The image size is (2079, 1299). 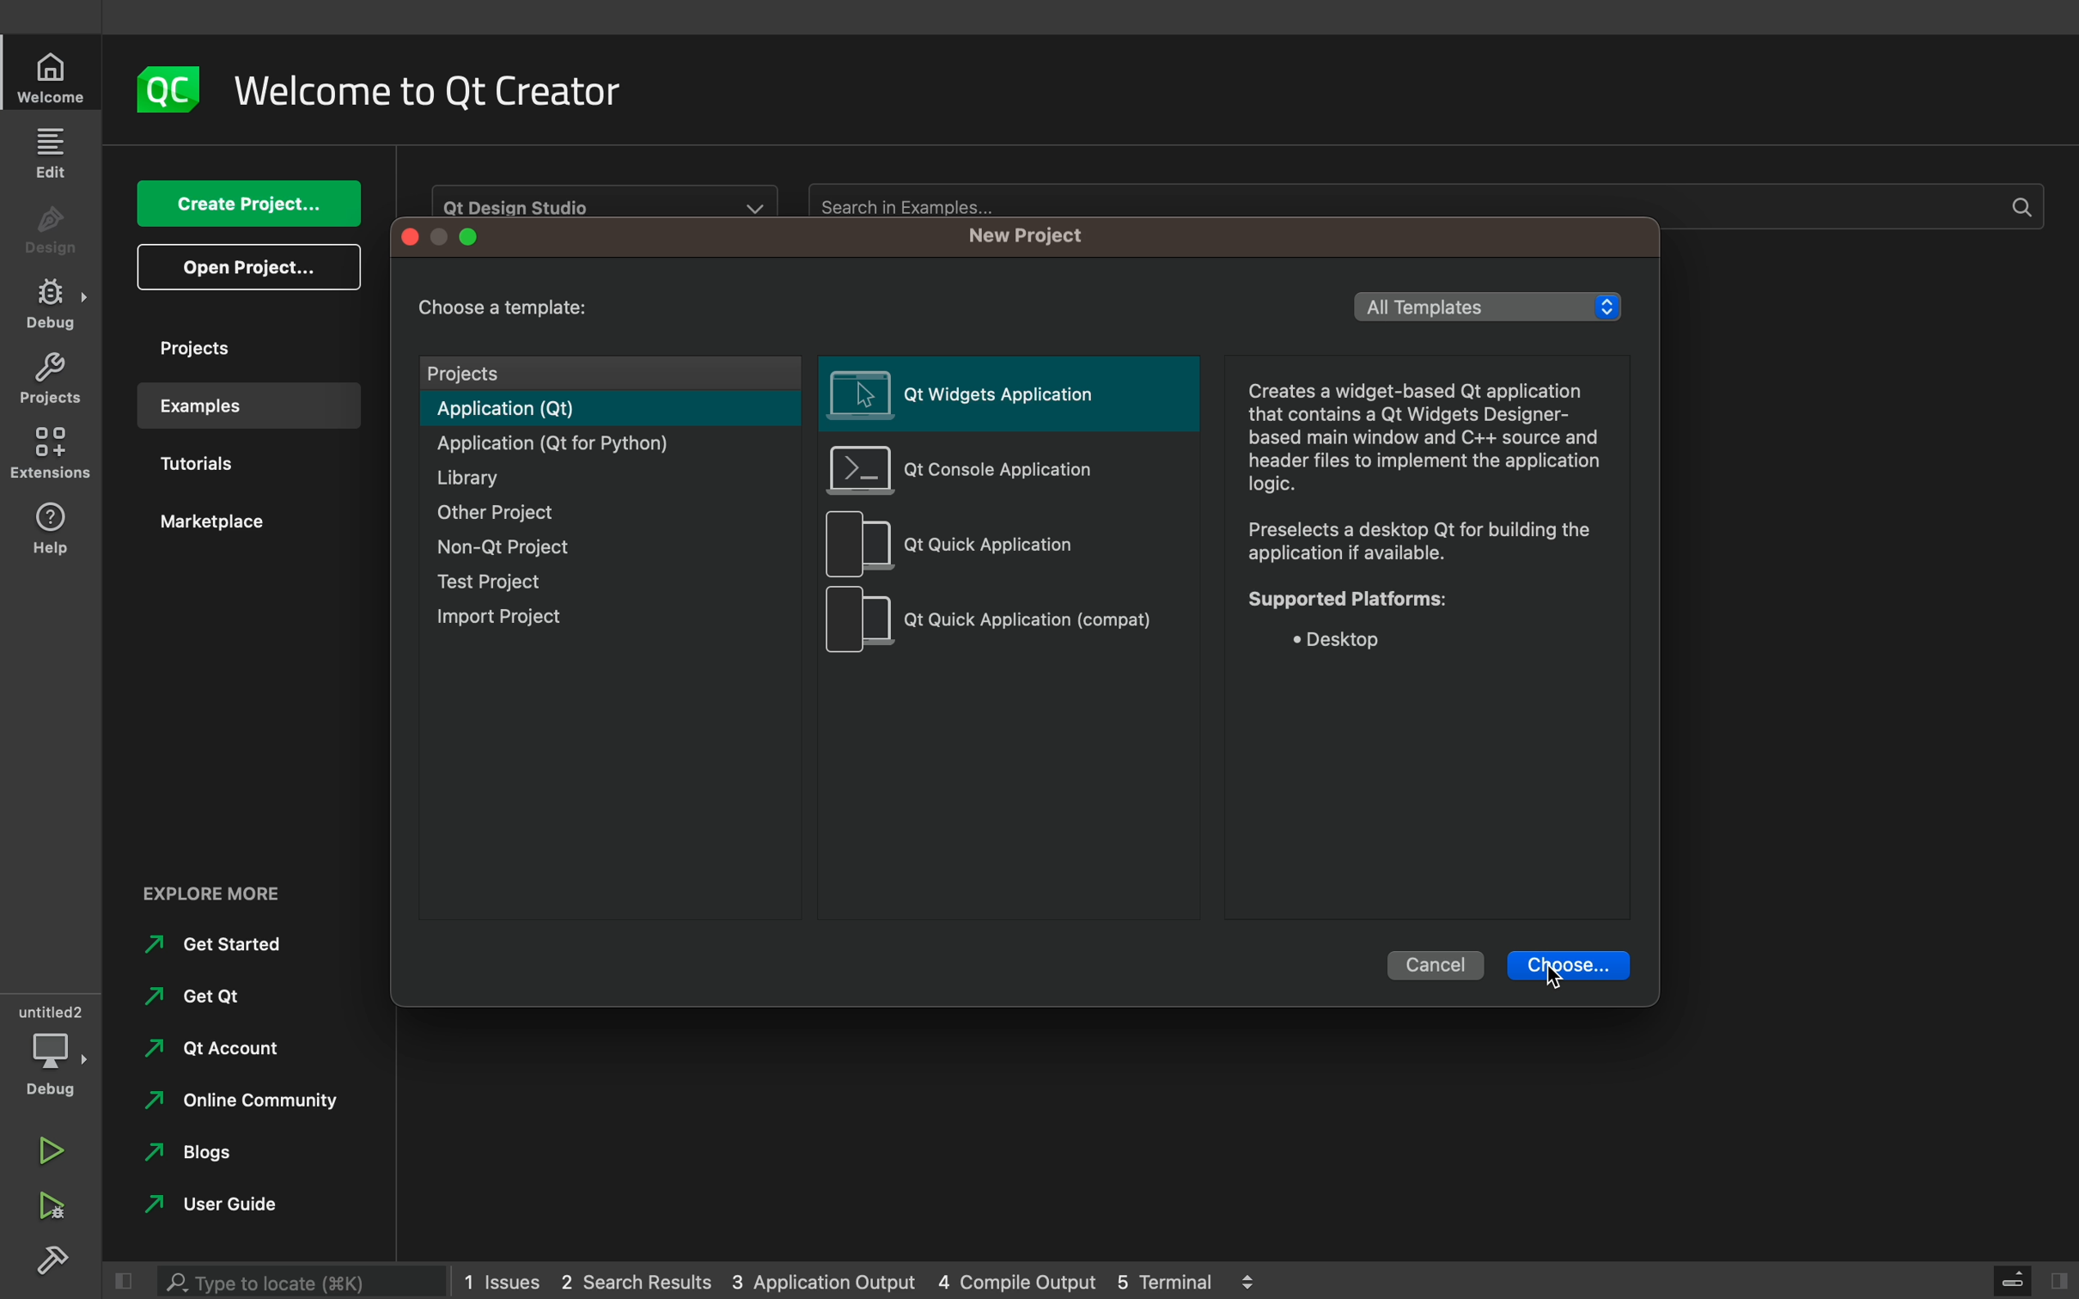 What do you see at coordinates (215, 946) in the screenshot?
I see `Get started` at bounding box center [215, 946].